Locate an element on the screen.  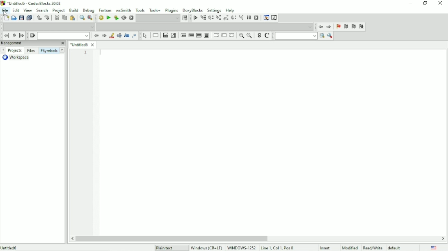
Highlight is located at coordinates (112, 36).